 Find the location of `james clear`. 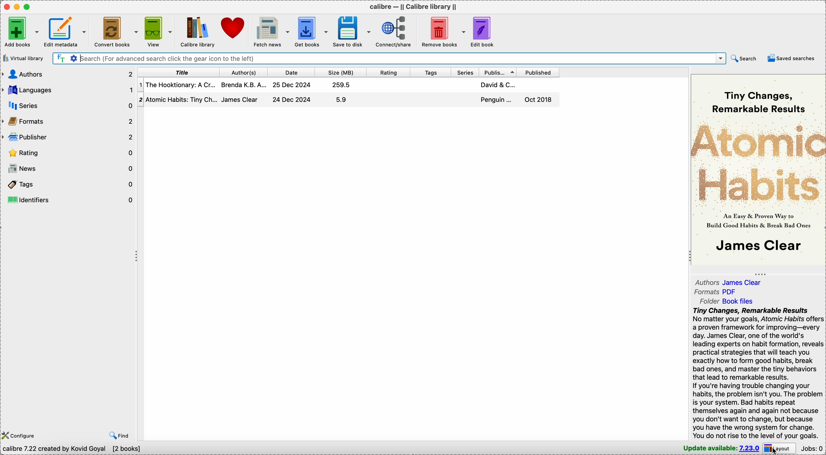

james clear is located at coordinates (240, 100).